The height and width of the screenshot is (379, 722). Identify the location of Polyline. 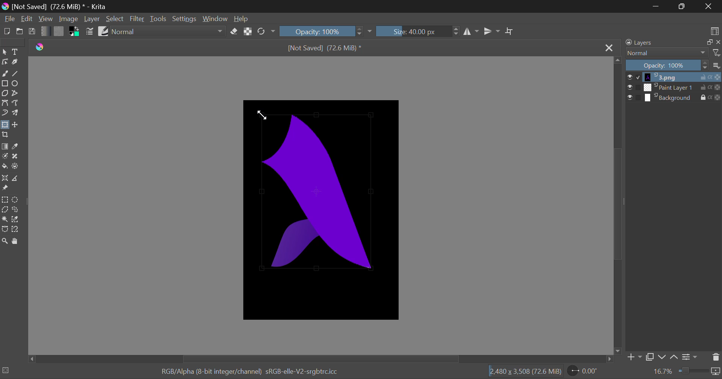
(18, 93).